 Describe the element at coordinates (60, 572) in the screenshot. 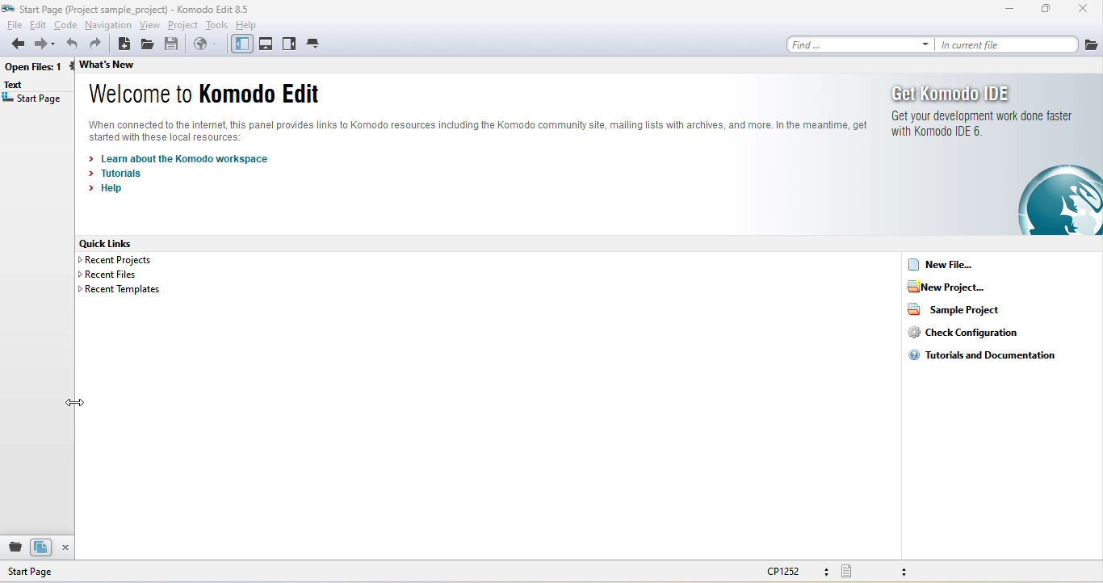

I see `start page` at that location.